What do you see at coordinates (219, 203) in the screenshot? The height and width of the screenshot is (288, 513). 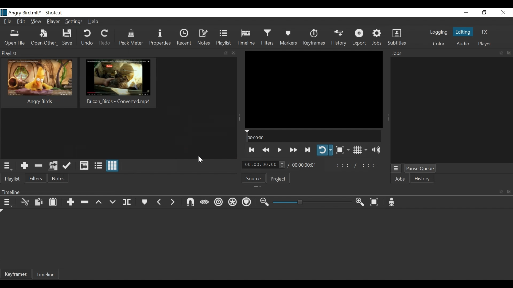 I see `Ripple ` at bounding box center [219, 203].